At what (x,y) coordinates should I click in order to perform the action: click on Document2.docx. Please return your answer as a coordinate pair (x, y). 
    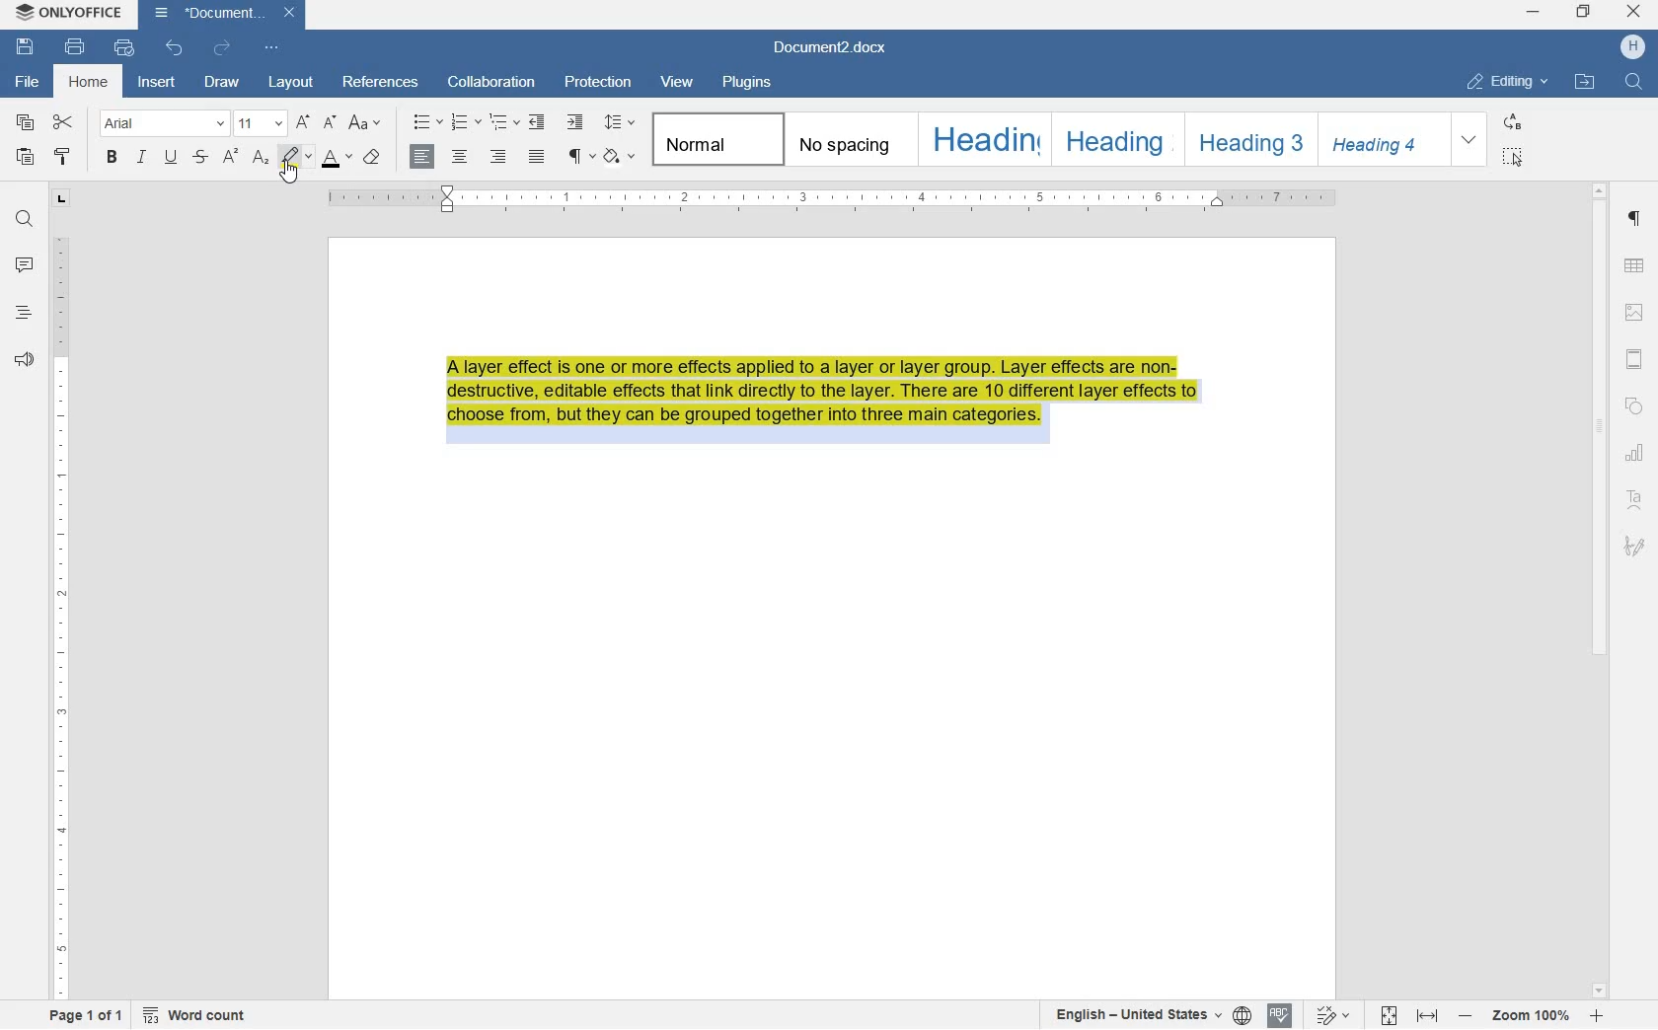
    Looking at the image, I should click on (222, 16).